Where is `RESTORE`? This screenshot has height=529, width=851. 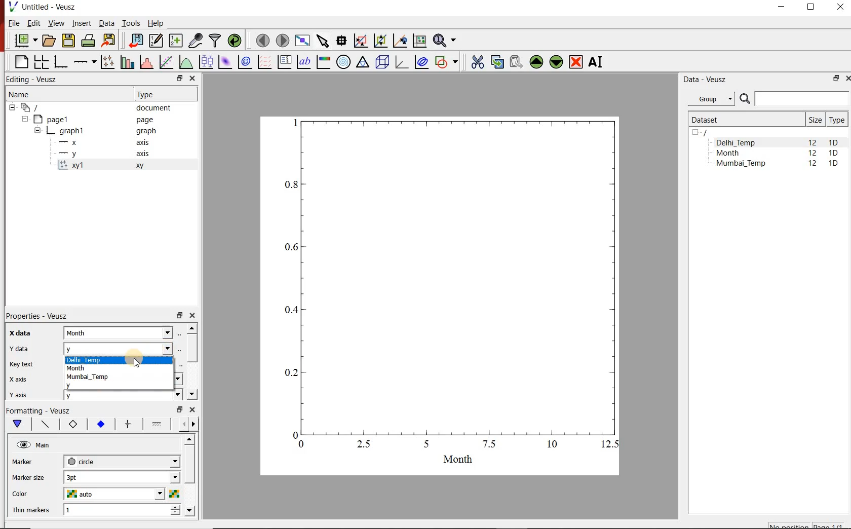 RESTORE is located at coordinates (836, 79).